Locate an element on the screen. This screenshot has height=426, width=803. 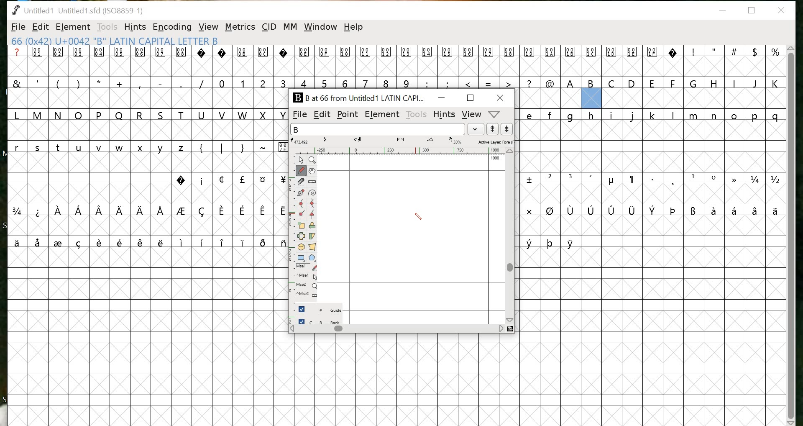
Zoom is located at coordinates (313, 160).